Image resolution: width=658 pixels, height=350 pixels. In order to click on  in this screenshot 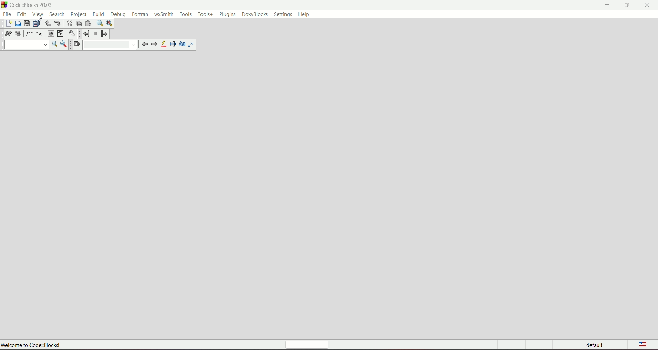, I will do `click(61, 33)`.